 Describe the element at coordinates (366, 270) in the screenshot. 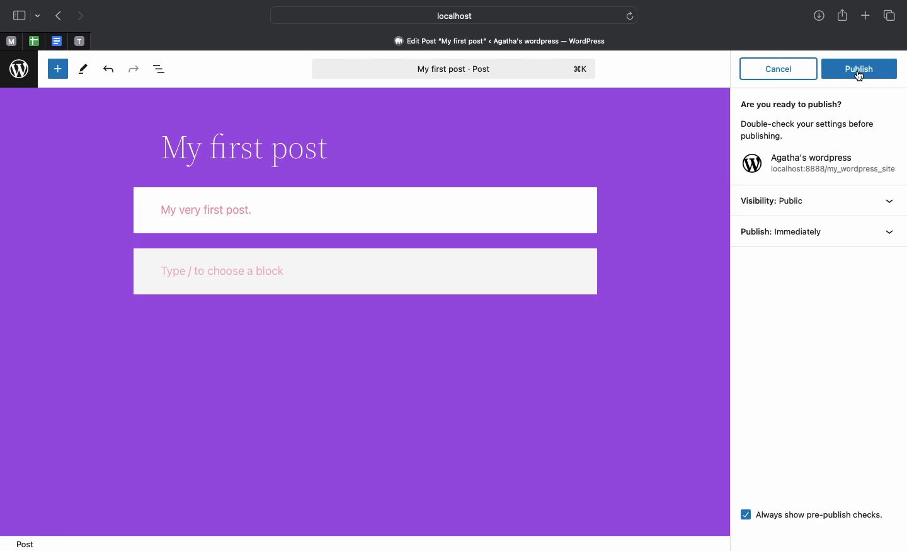

I see `type / to choose a block` at that location.